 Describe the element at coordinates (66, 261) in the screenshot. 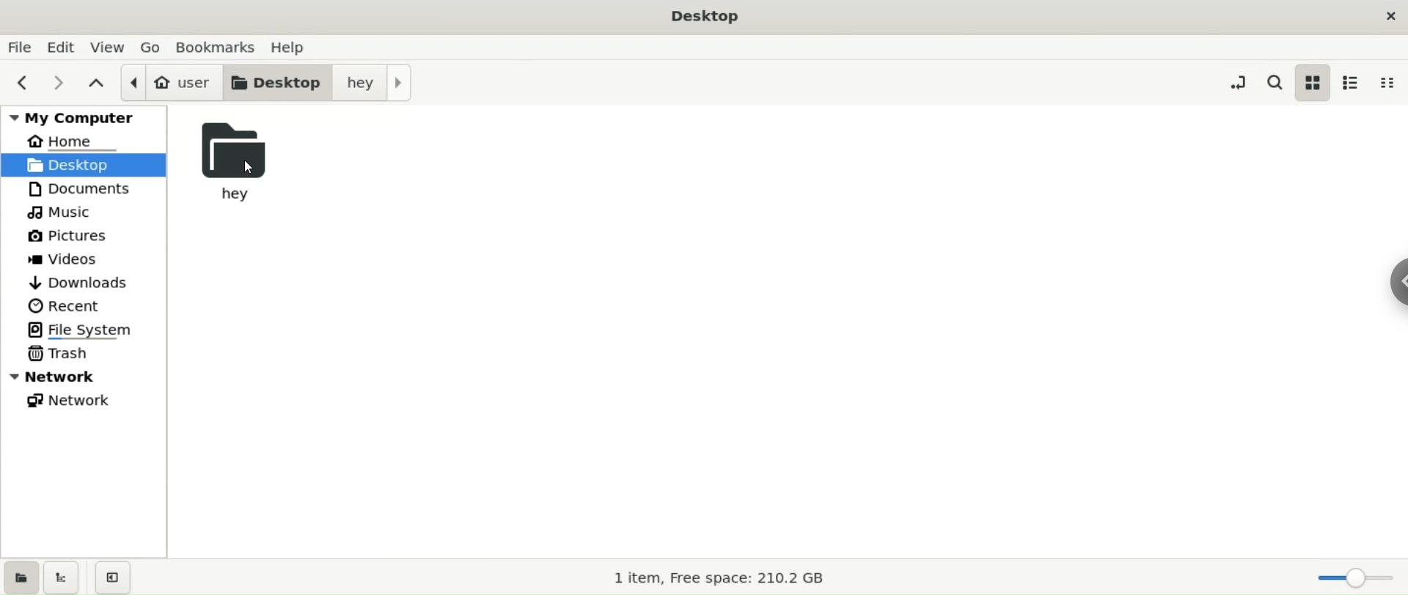

I see `videos` at that location.